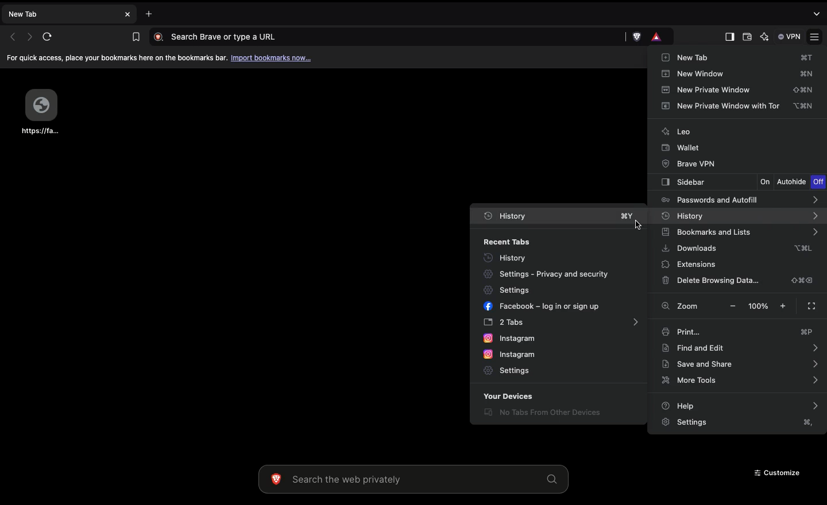  What do you see at coordinates (658, 36) in the screenshot?
I see `rewards` at bounding box center [658, 36].